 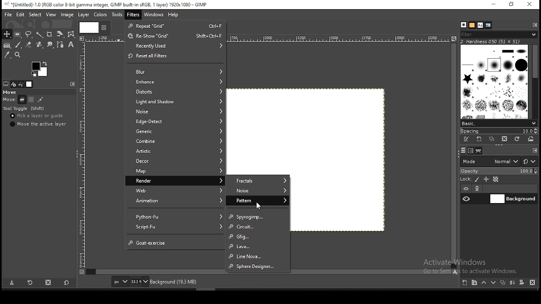 I want to click on zoom tool, so click(x=20, y=55).